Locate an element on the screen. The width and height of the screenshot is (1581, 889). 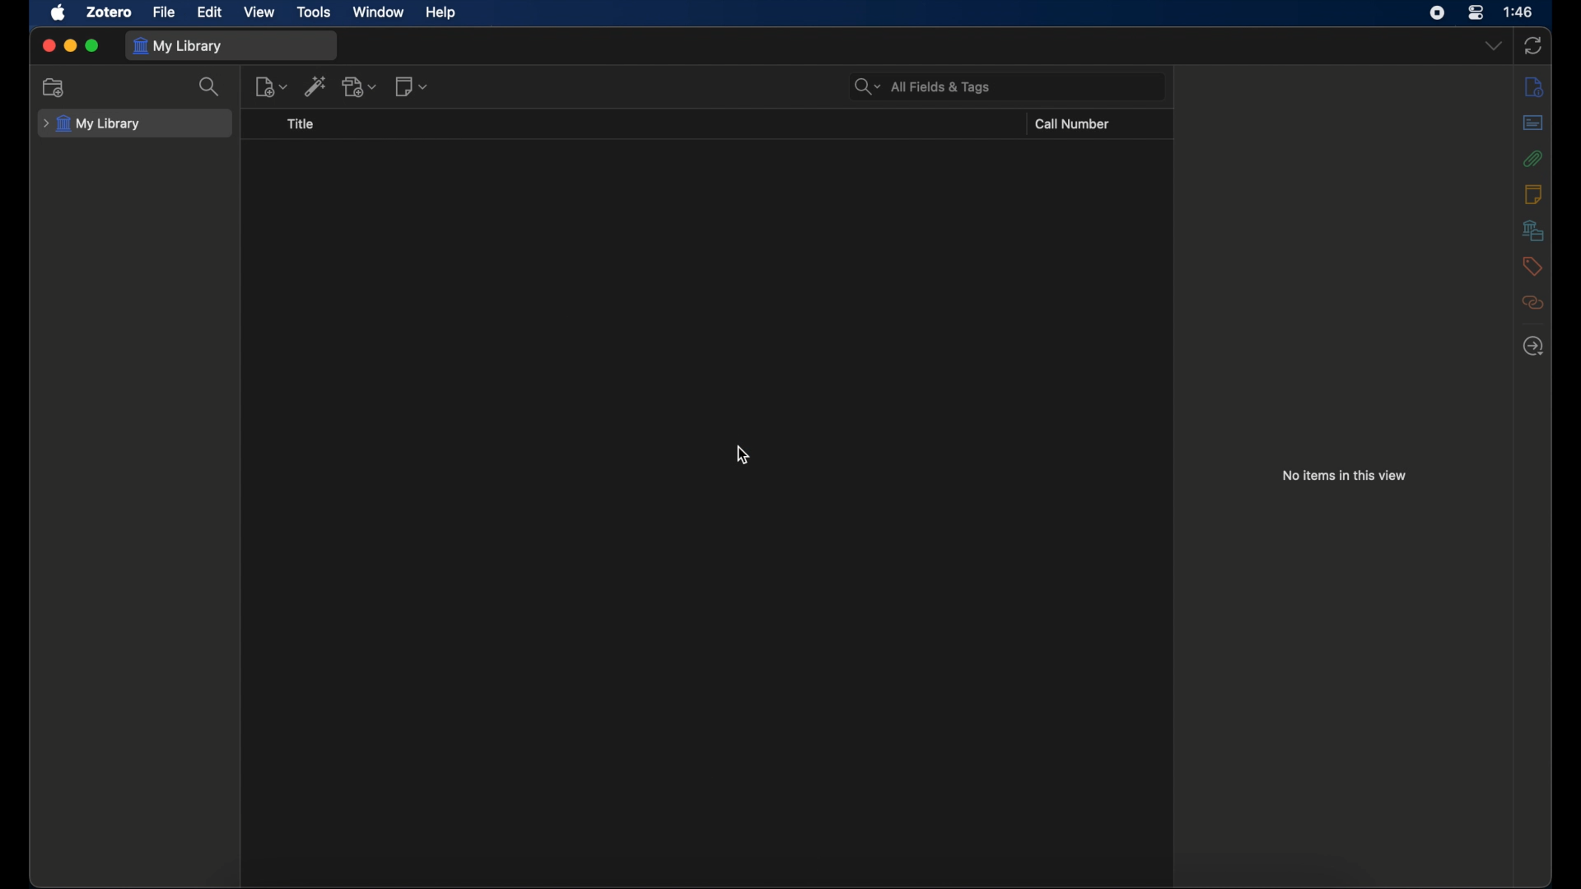
abstract is located at coordinates (1535, 122).